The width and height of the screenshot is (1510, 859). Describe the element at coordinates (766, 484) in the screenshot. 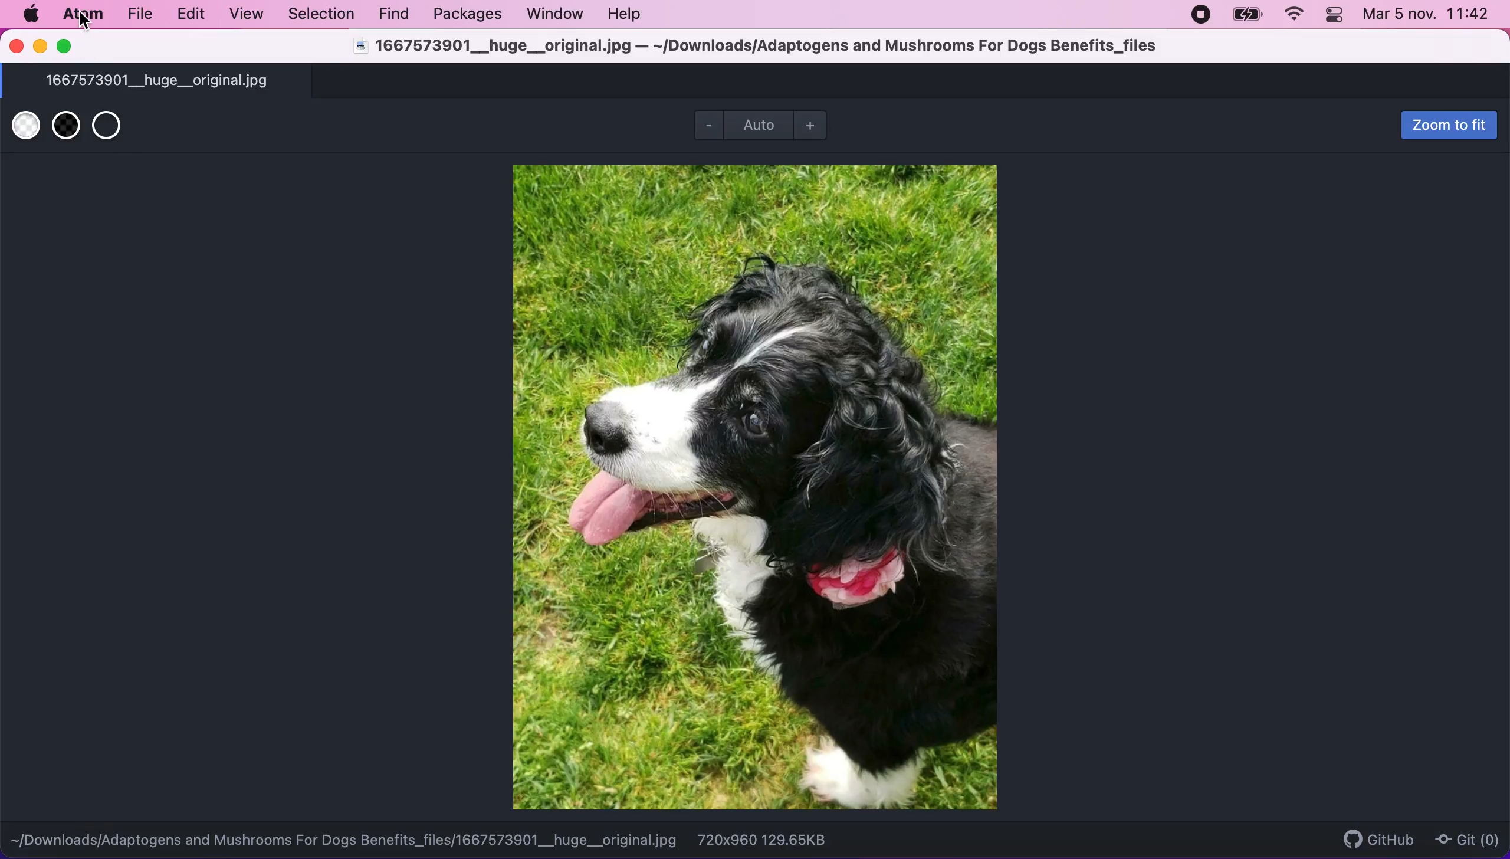

I see `file image` at that location.